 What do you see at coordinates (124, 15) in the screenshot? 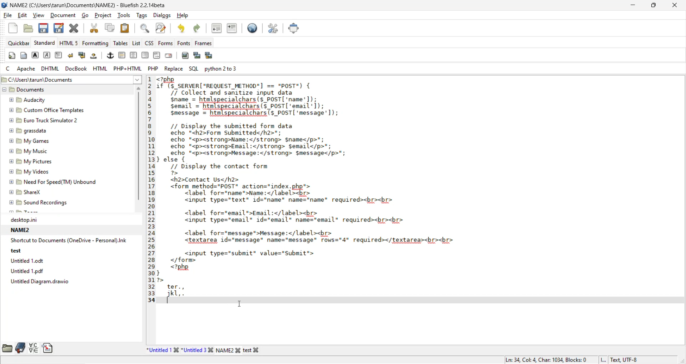
I see `tools` at bounding box center [124, 15].